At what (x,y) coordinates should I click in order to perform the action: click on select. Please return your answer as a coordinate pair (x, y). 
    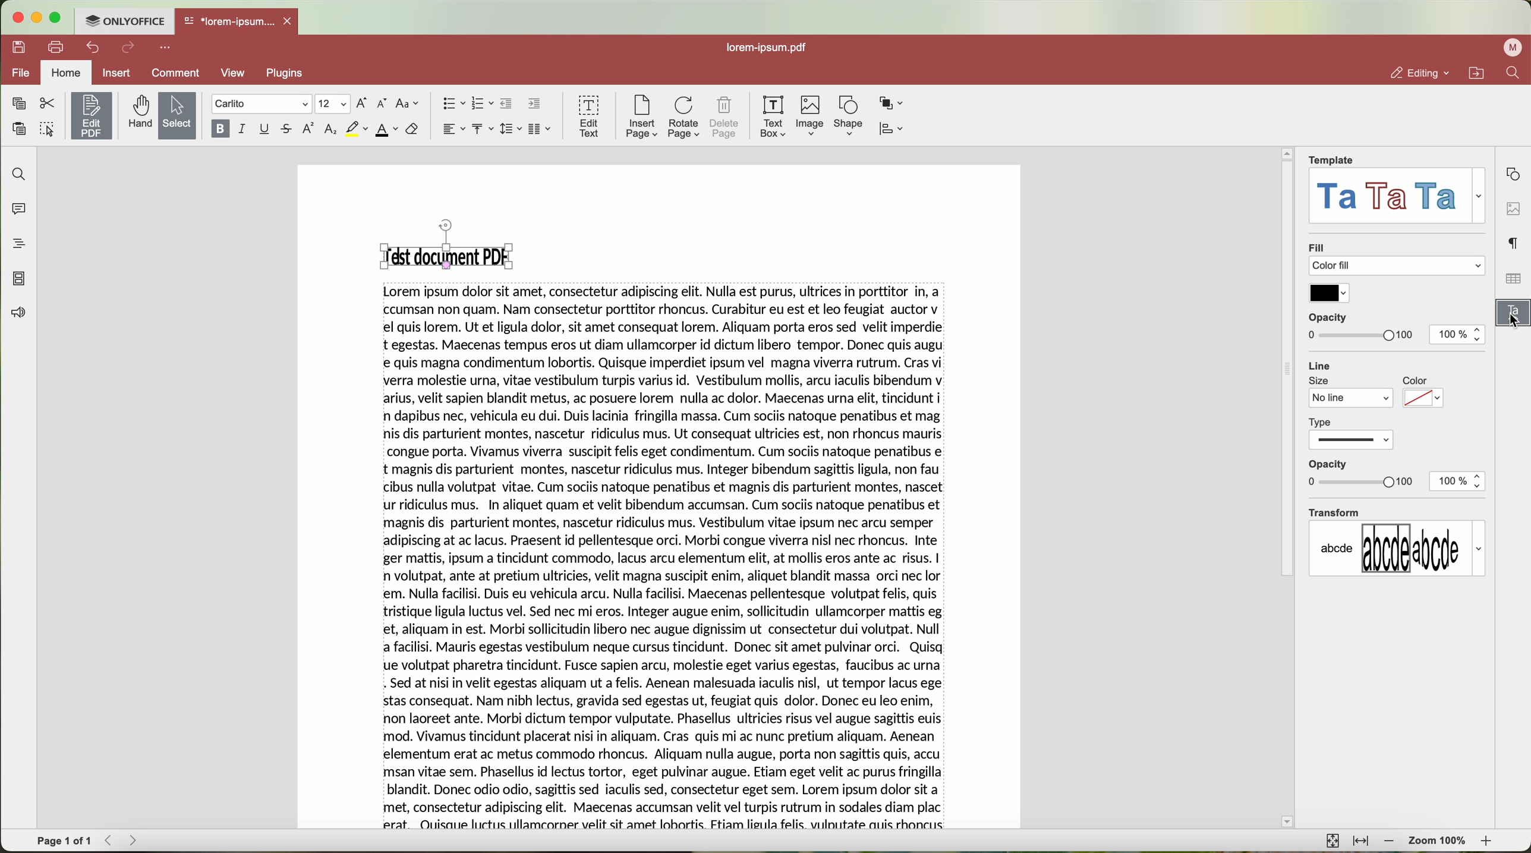
    Looking at the image, I should click on (176, 115).